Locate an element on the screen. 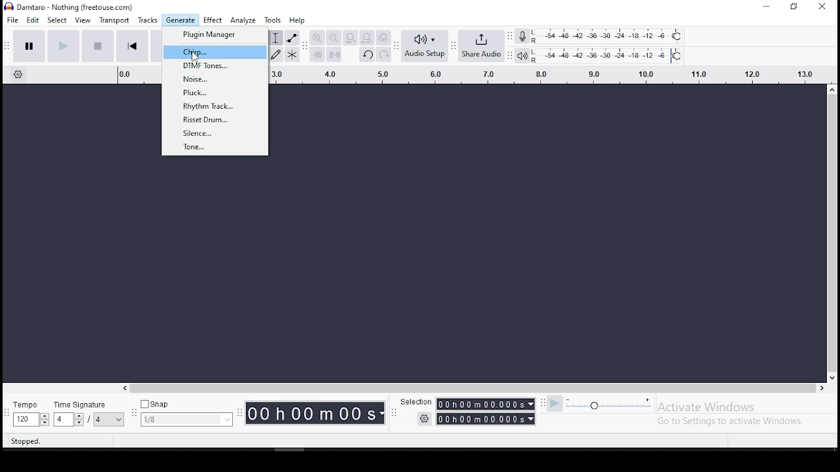 This screenshot has height=472, width=840. activate windows is located at coordinates (740, 413).